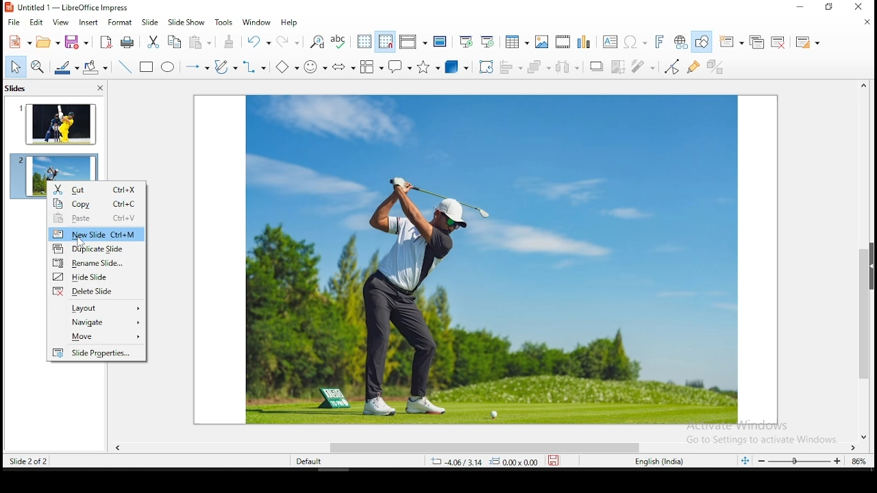  What do you see at coordinates (288, 42) in the screenshot?
I see `redo` at bounding box center [288, 42].